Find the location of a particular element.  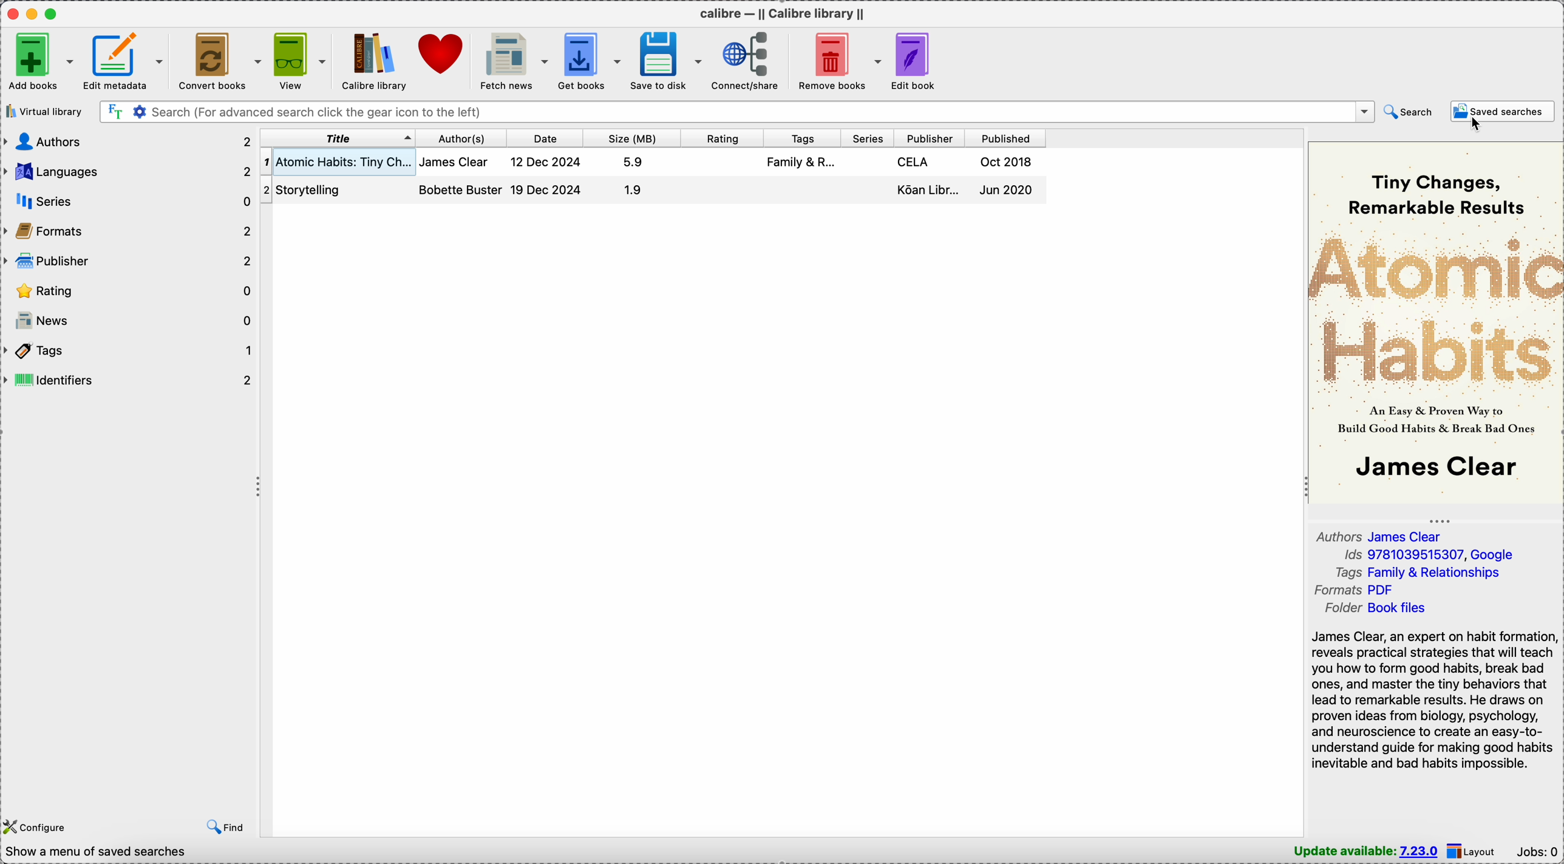

remove books is located at coordinates (837, 60).